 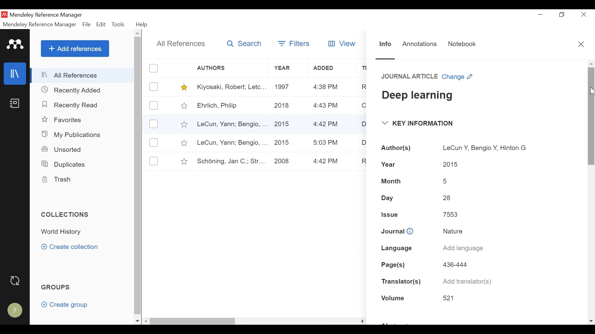 I want to click on File, so click(x=87, y=25).